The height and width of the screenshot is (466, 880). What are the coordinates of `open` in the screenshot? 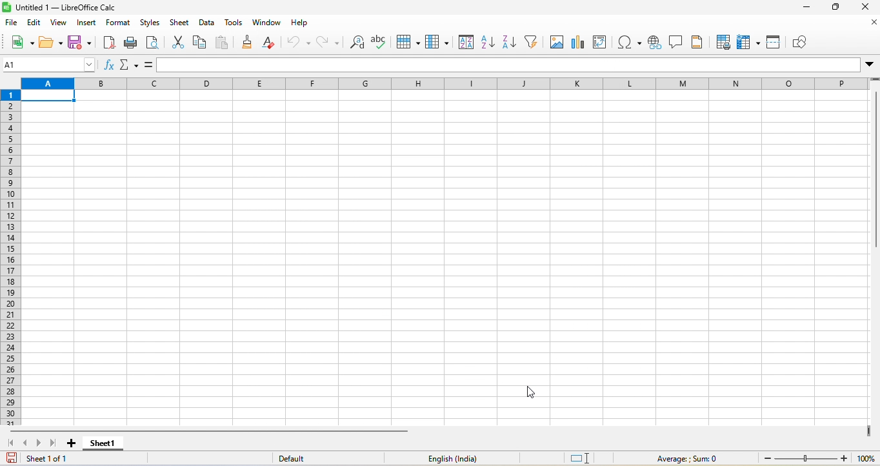 It's located at (48, 42).